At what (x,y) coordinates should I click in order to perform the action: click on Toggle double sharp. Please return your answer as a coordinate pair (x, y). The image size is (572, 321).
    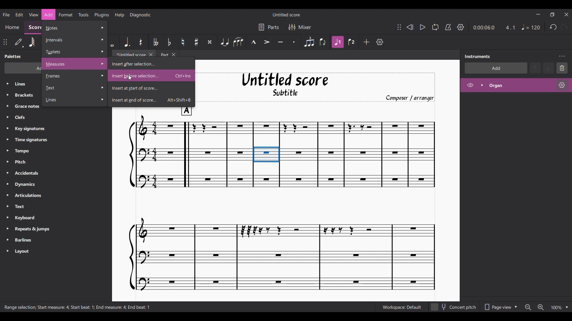
    Looking at the image, I should click on (210, 42).